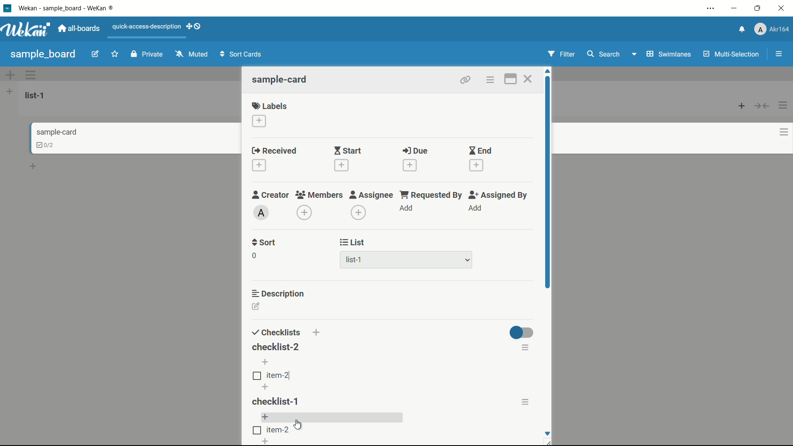  What do you see at coordinates (37, 166) in the screenshot?
I see `add card bottom` at bounding box center [37, 166].